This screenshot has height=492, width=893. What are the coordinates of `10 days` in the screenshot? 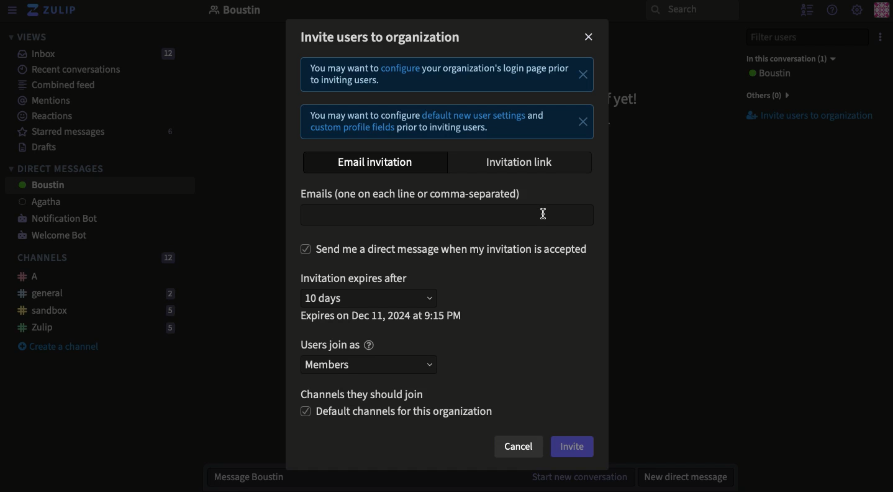 It's located at (371, 298).